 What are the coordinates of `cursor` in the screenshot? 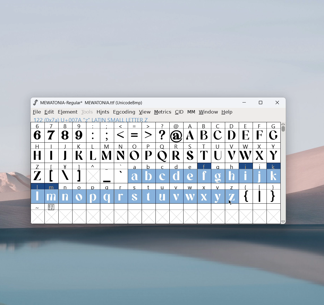 It's located at (230, 202).